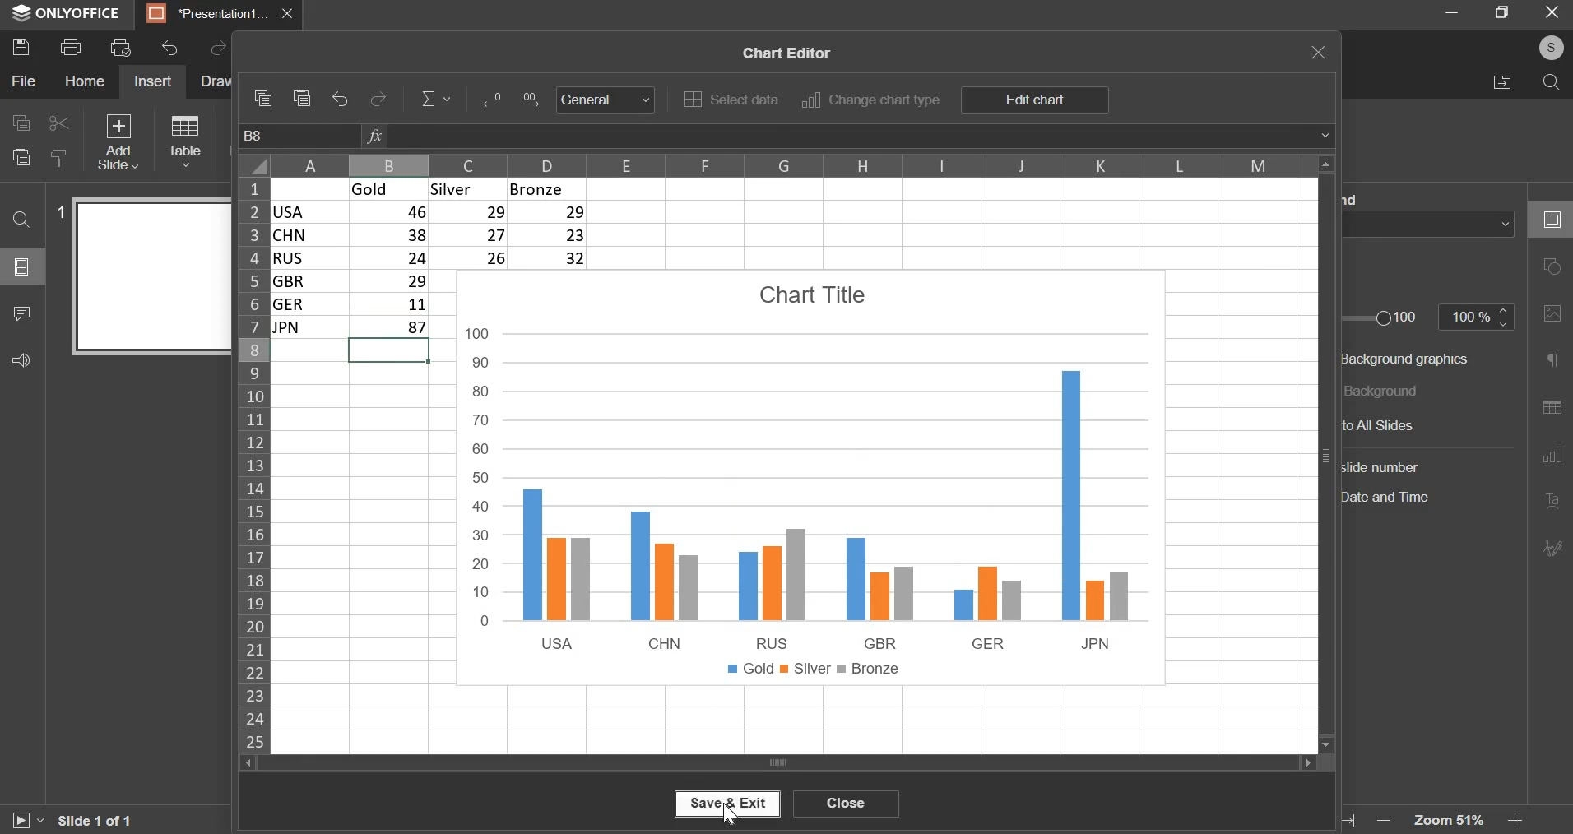 Image resolution: width=1573 pixels, height=834 pixels. I want to click on slide preview, so click(151, 277).